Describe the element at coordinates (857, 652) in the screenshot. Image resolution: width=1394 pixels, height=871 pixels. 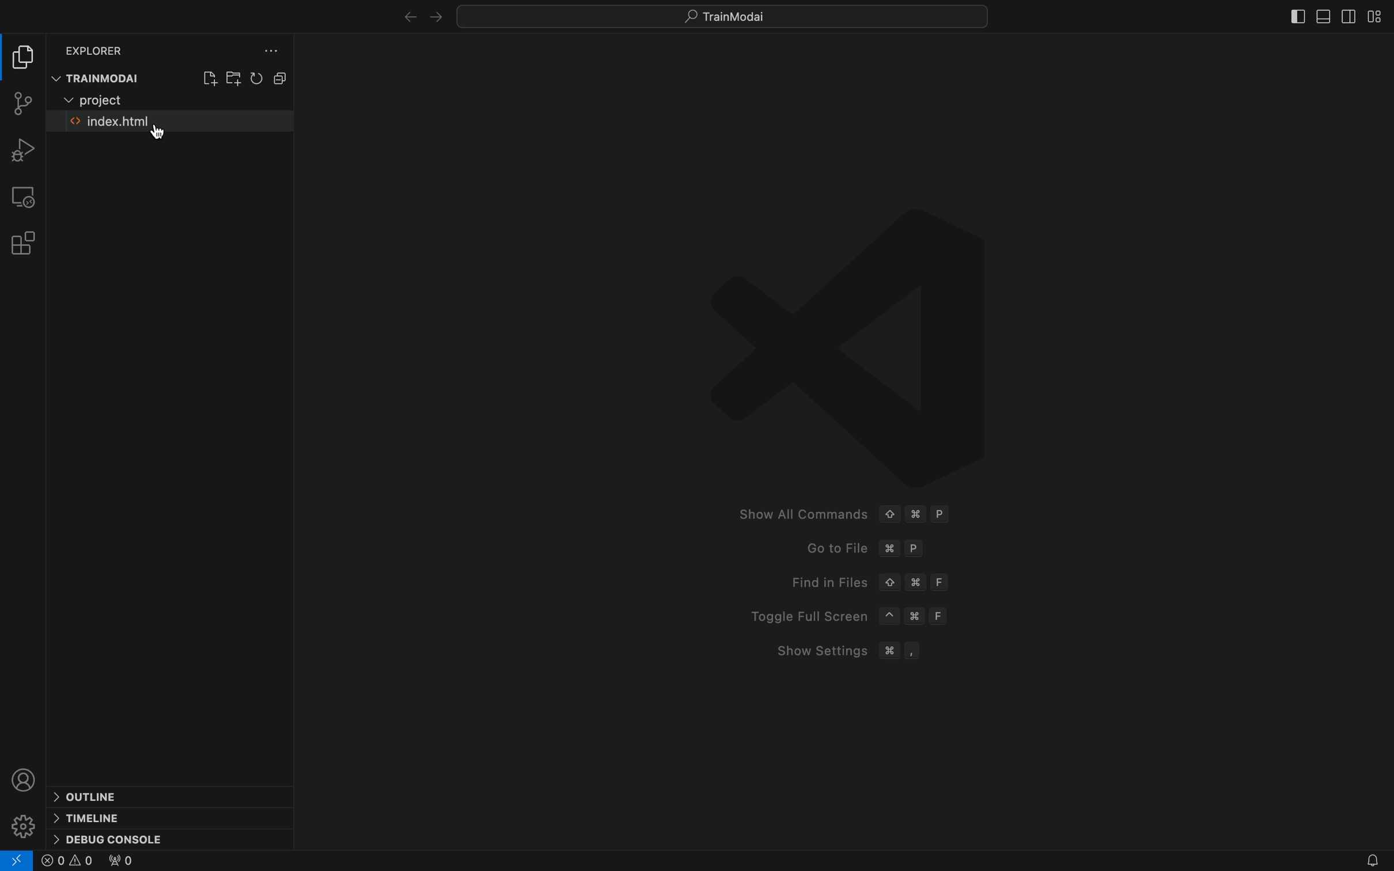
I see `Show settings` at that location.